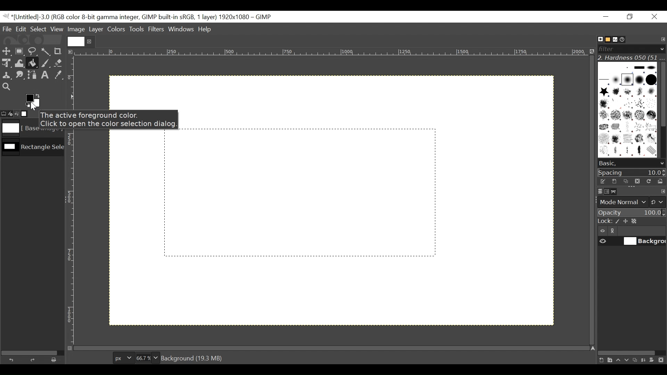 The image size is (667, 375). What do you see at coordinates (76, 30) in the screenshot?
I see `Image` at bounding box center [76, 30].